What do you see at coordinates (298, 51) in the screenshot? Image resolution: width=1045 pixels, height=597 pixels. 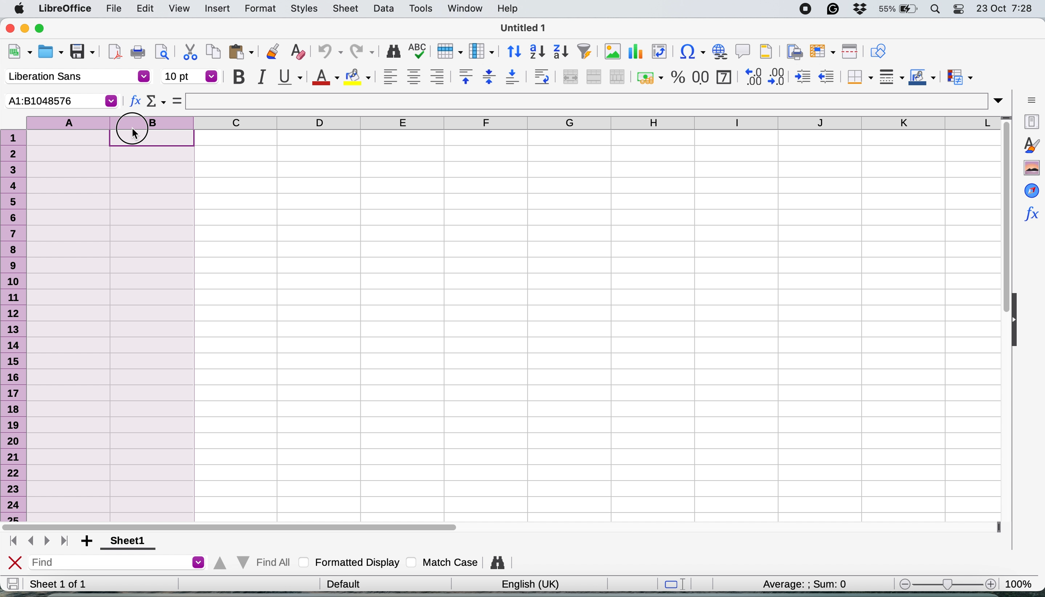 I see `clear direct formatting` at bounding box center [298, 51].